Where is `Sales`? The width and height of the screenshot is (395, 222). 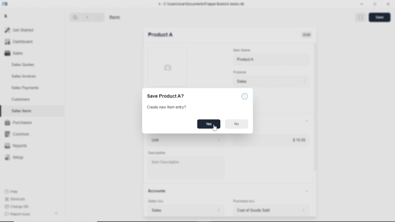 Sales is located at coordinates (271, 81).